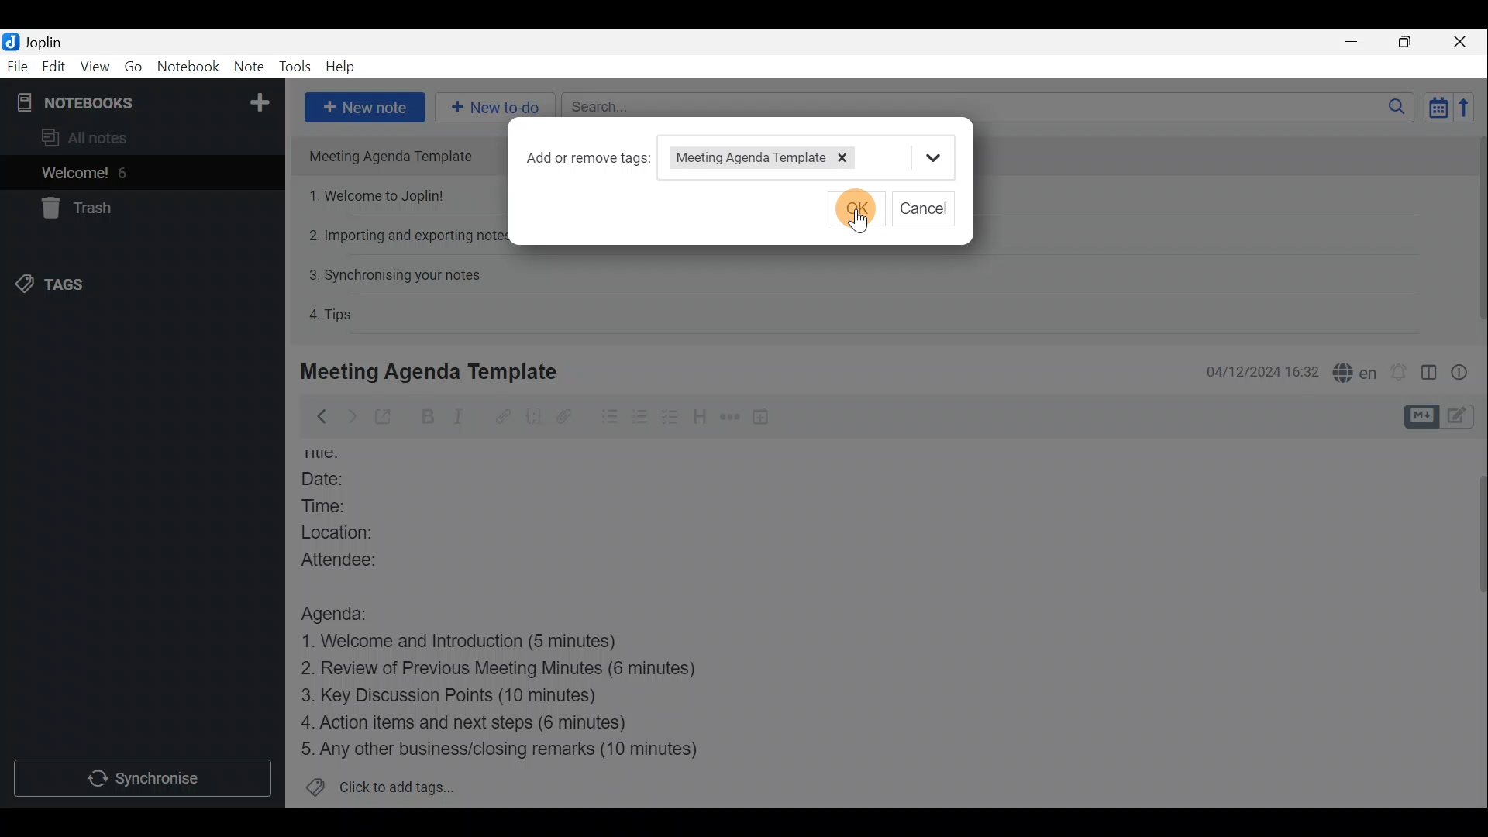 This screenshot has width=1488, height=837. What do you see at coordinates (74, 208) in the screenshot?
I see `Trash` at bounding box center [74, 208].